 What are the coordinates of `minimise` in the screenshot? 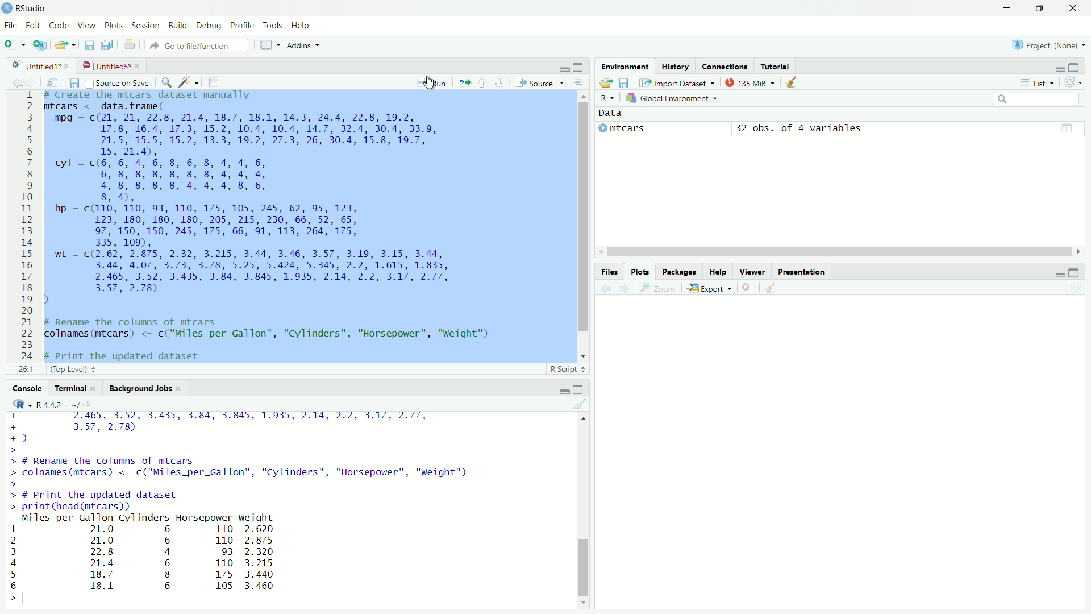 It's located at (561, 389).